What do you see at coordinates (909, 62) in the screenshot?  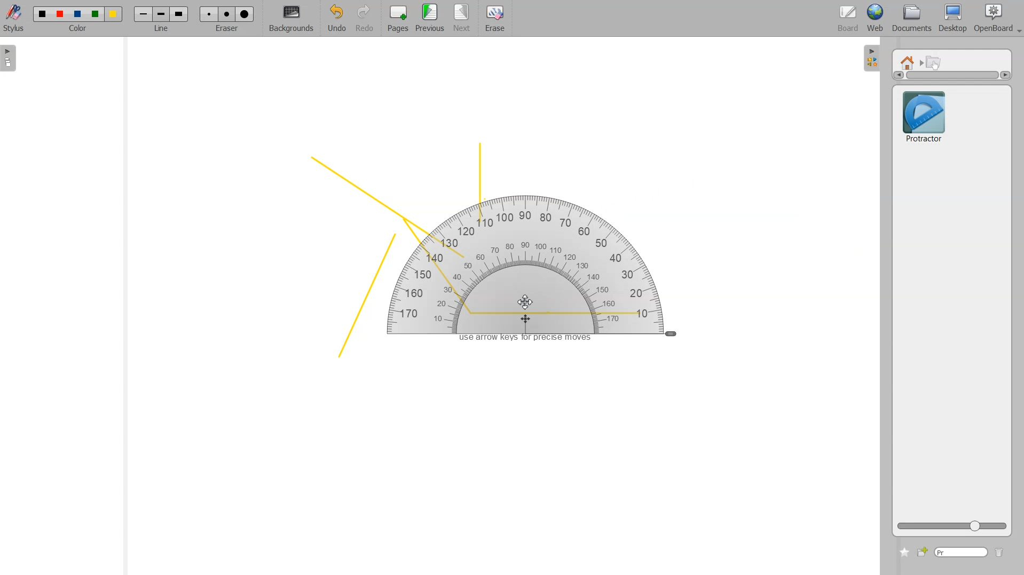 I see `Home` at bounding box center [909, 62].